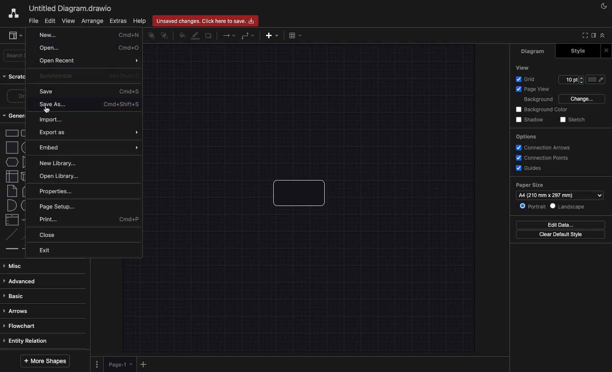  What do you see at coordinates (19, 326) in the screenshot?
I see `Flowchart` at bounding box center [19, 326].